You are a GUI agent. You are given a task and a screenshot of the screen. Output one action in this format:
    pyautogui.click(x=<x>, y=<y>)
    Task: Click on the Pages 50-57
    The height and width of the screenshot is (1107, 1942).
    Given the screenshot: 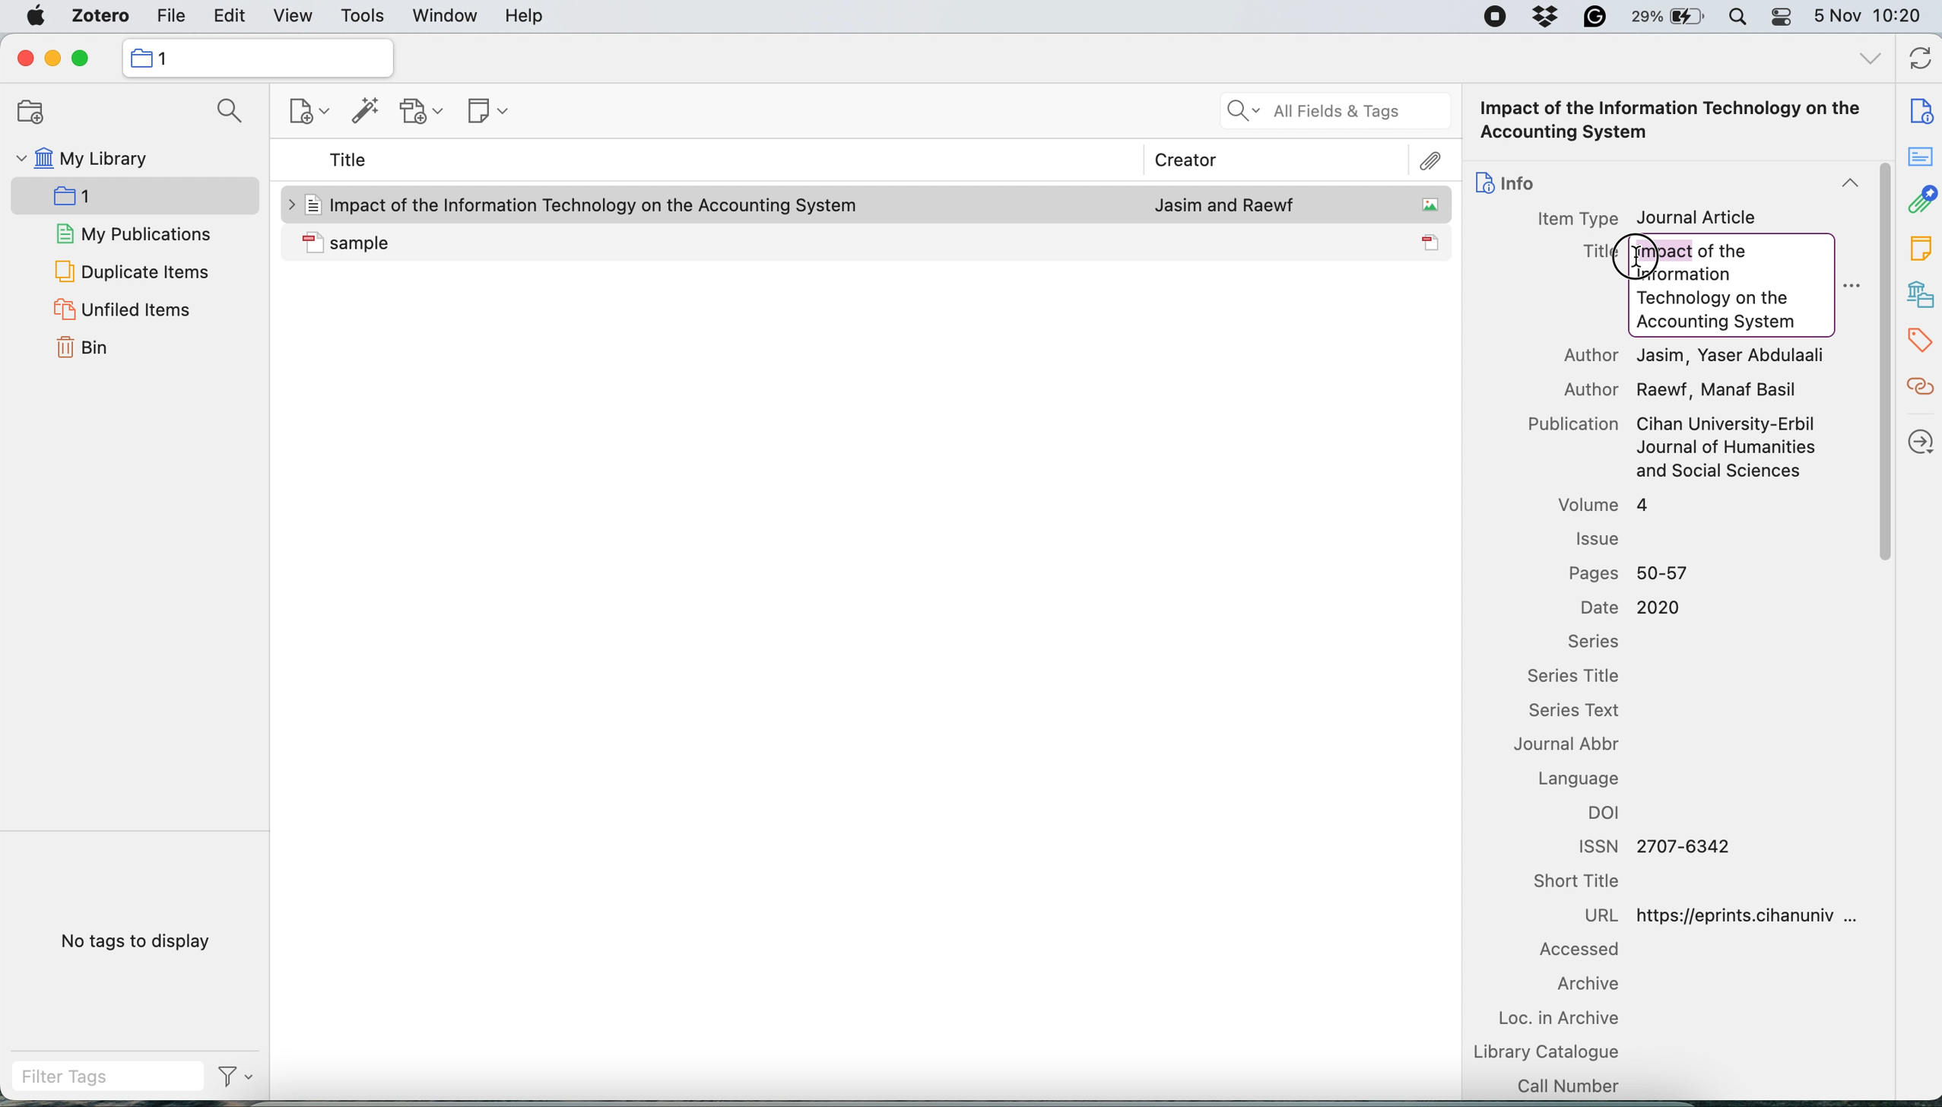 What is the action you would take?
    pyautogui.click(x=1627, y=574)
    